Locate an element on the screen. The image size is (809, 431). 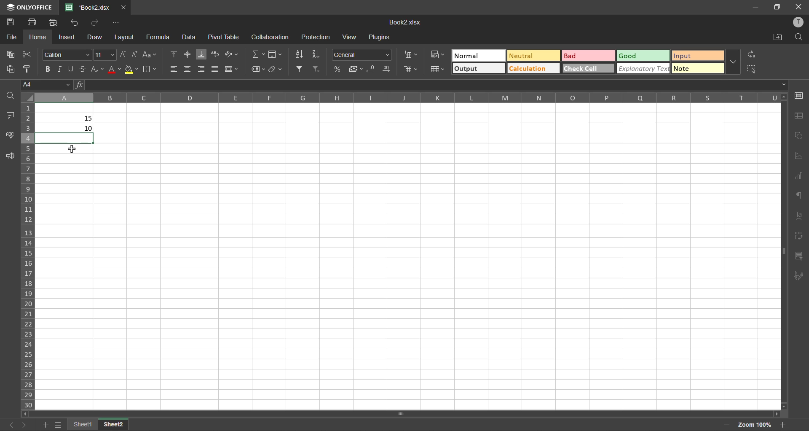
justified is located at coordinates (215, 69).